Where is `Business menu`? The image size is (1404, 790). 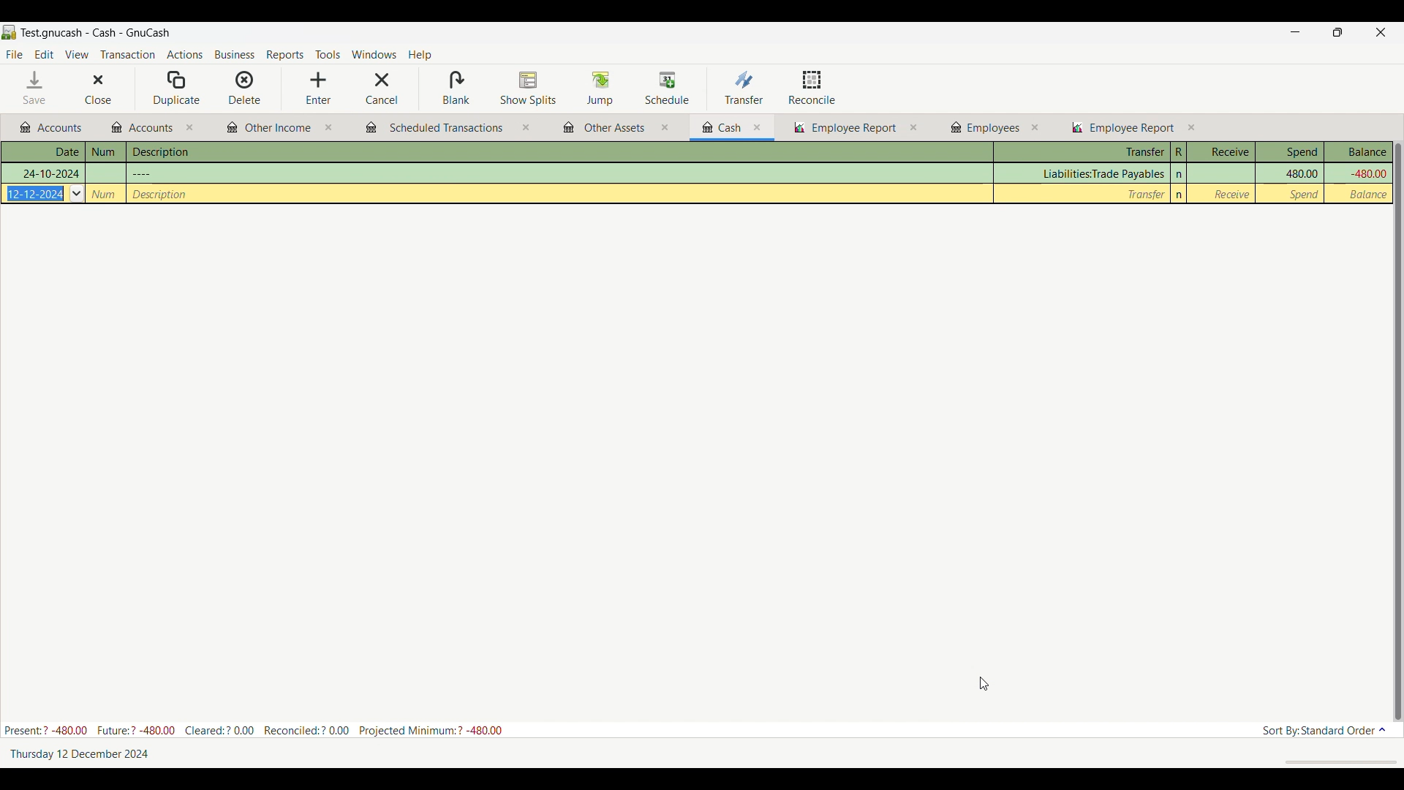 Business menu is located at coordinates (235, 55).